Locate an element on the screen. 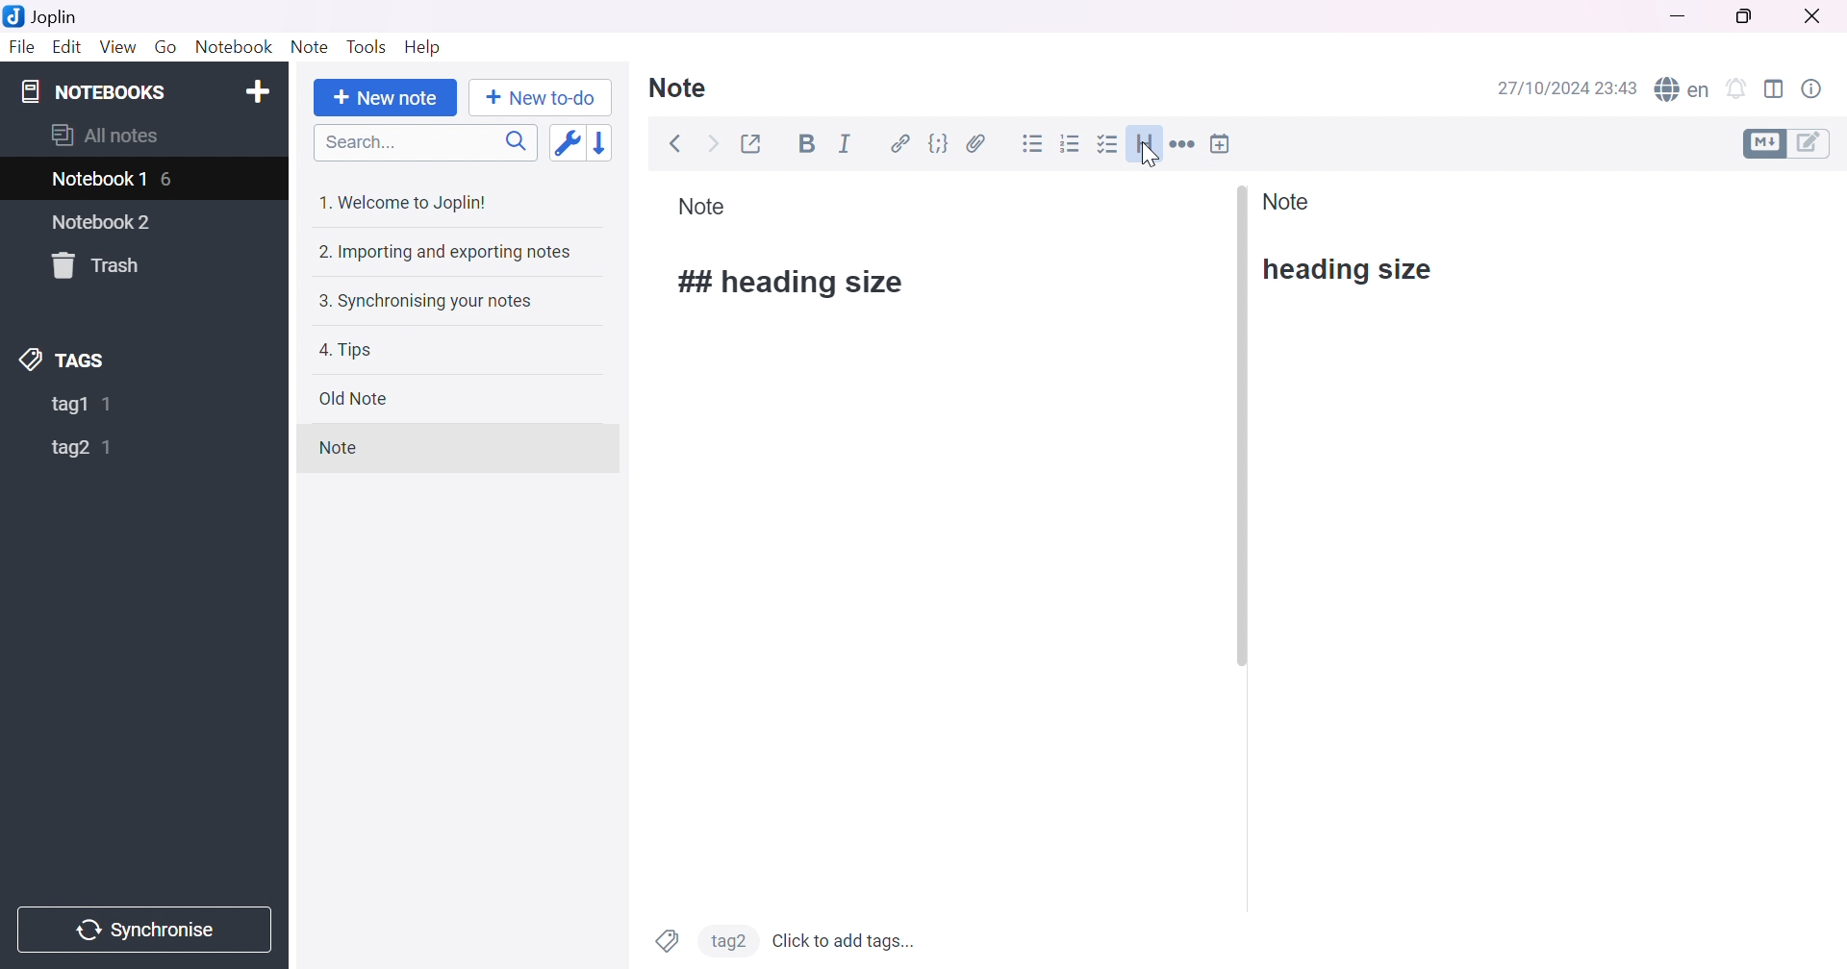 The height and width of the screenshot is (969, 1847). File is located at coordinates (22, 47).